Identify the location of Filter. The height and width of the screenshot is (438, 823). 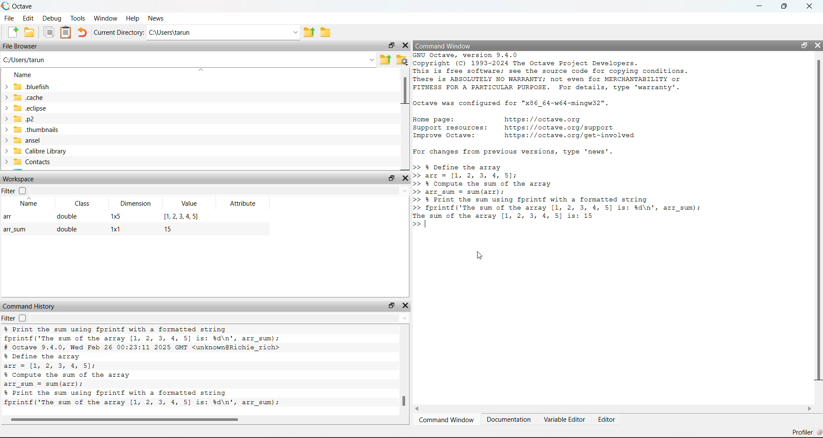
(8, 318).